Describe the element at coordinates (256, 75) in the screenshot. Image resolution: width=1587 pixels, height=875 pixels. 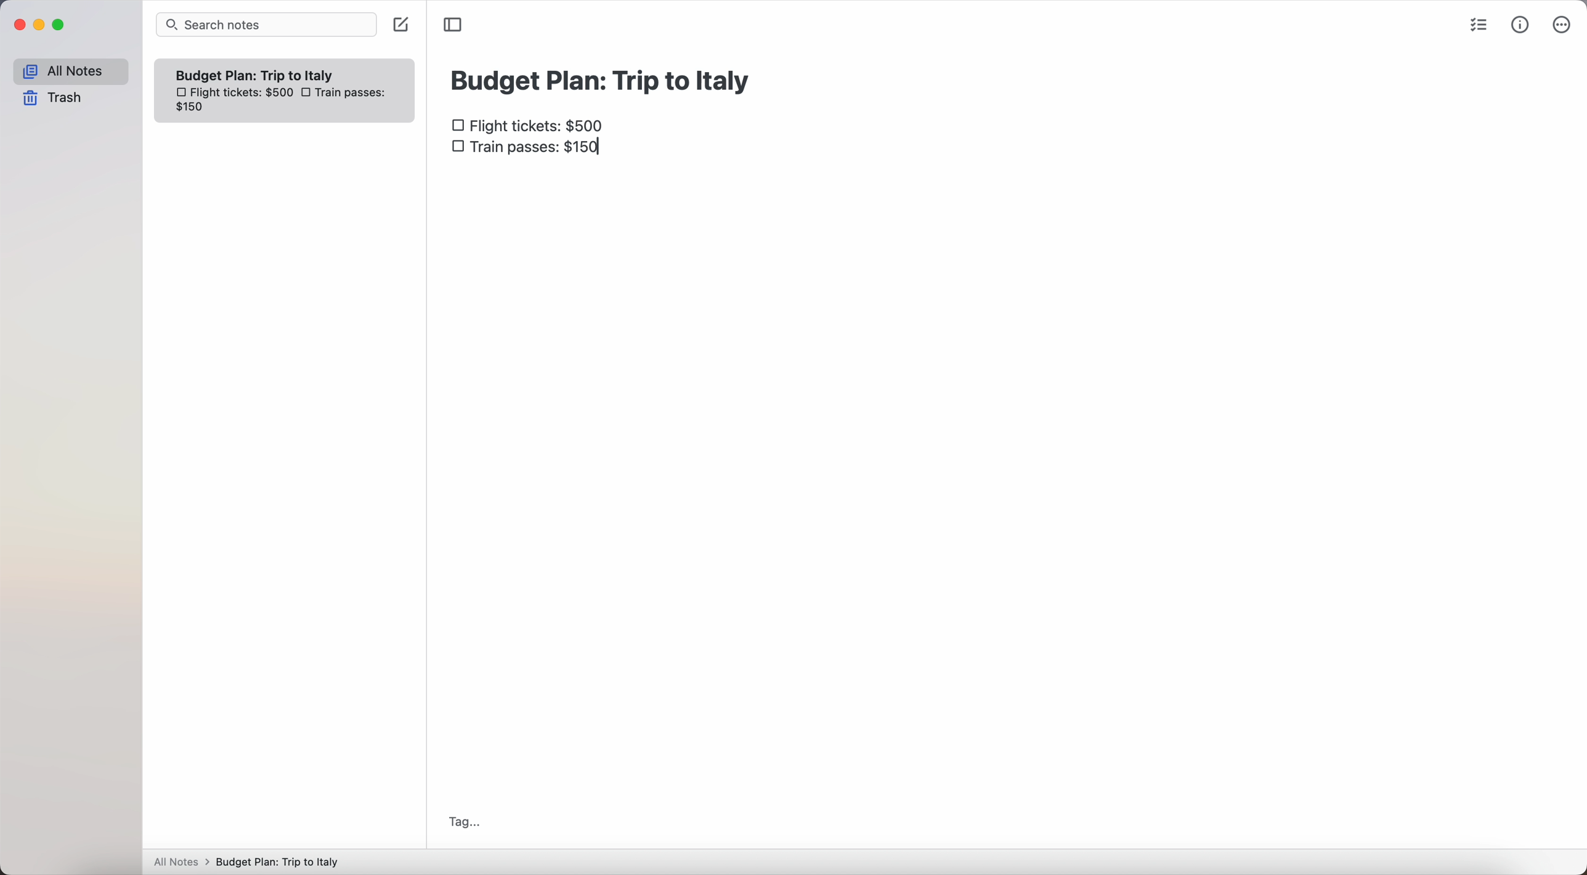
I see `Budget plan trip to Italy note` at that location.